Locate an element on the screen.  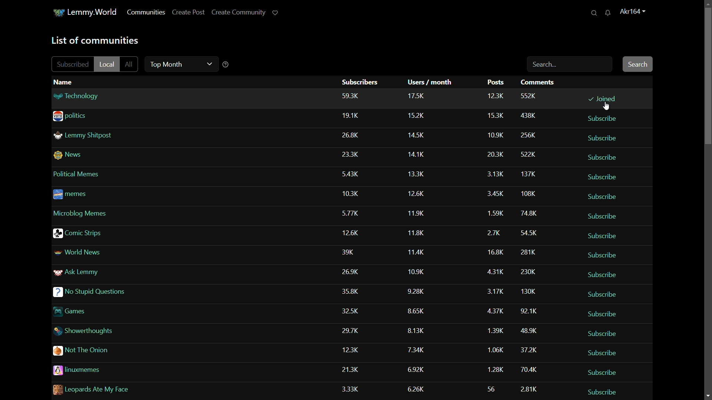
subscribe/unsubscribe is located at coordinates (602, 352).